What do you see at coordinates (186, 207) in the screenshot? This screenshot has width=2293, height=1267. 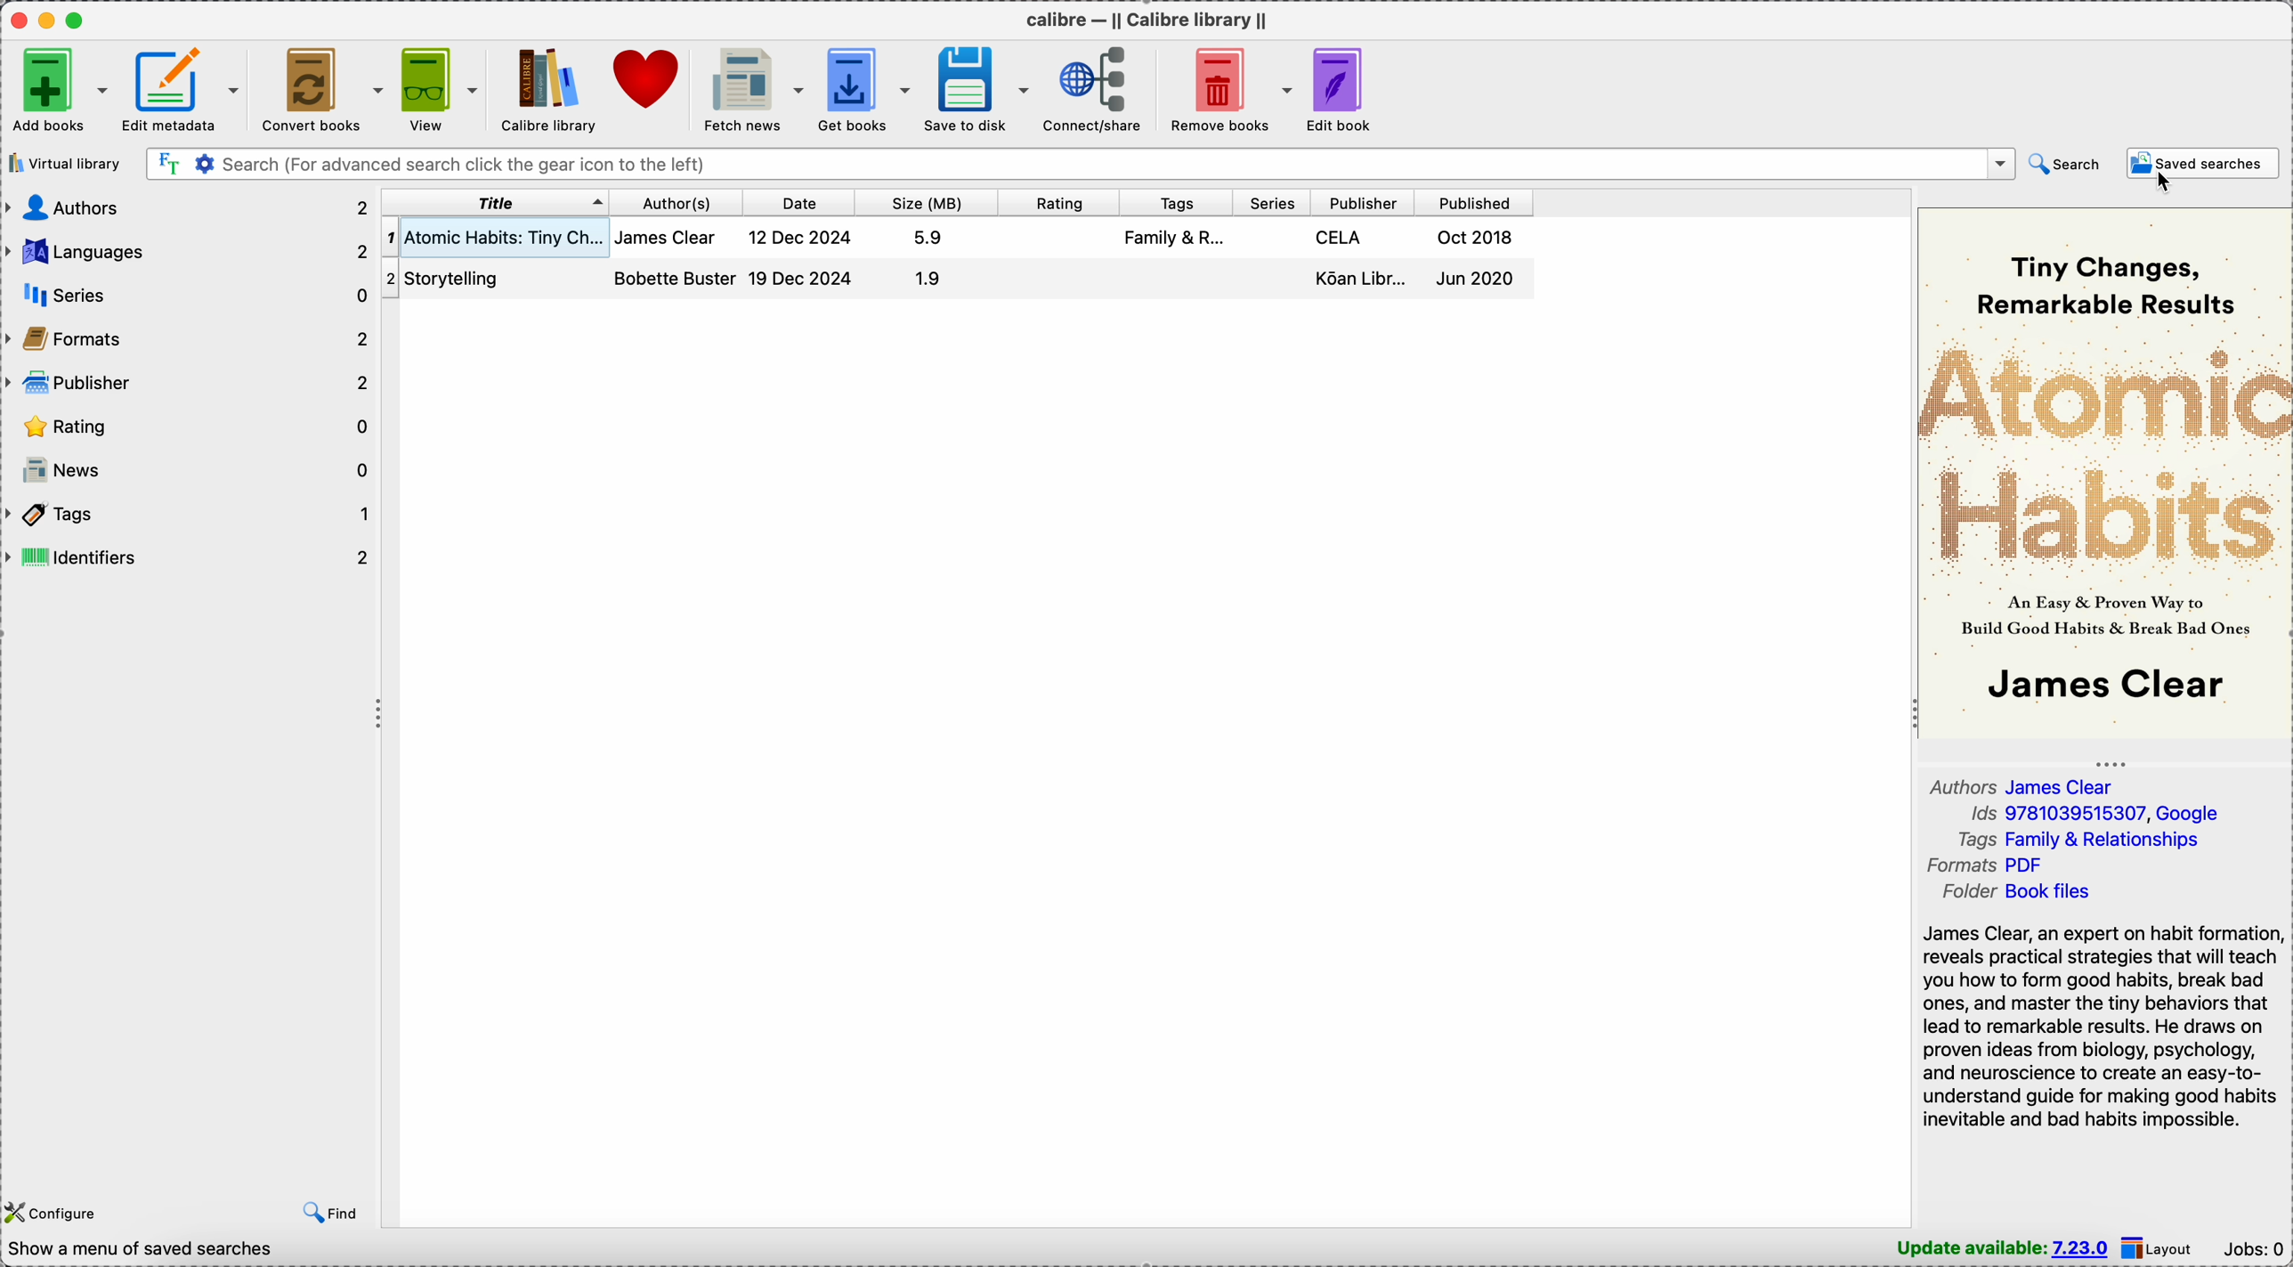 I see `authors` at bounding box center [186, 207].